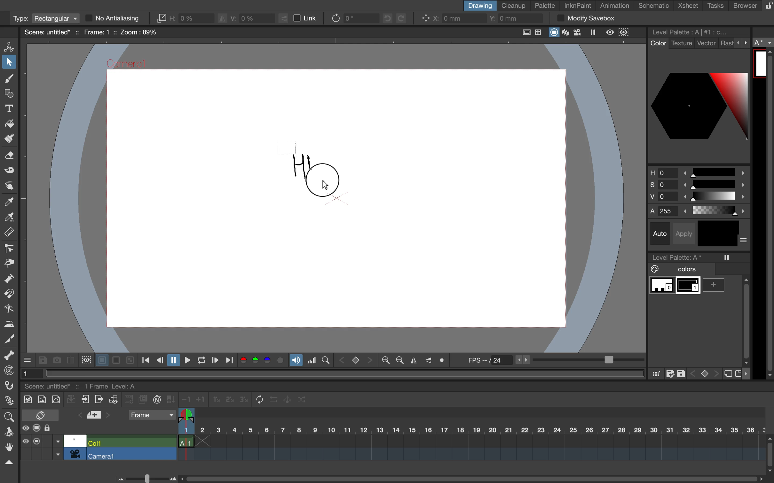 The image size is (774, 483). What do you see at coordinates (748, 374) in the screenshot?
I see `more options` at bounding box center [748, 374].